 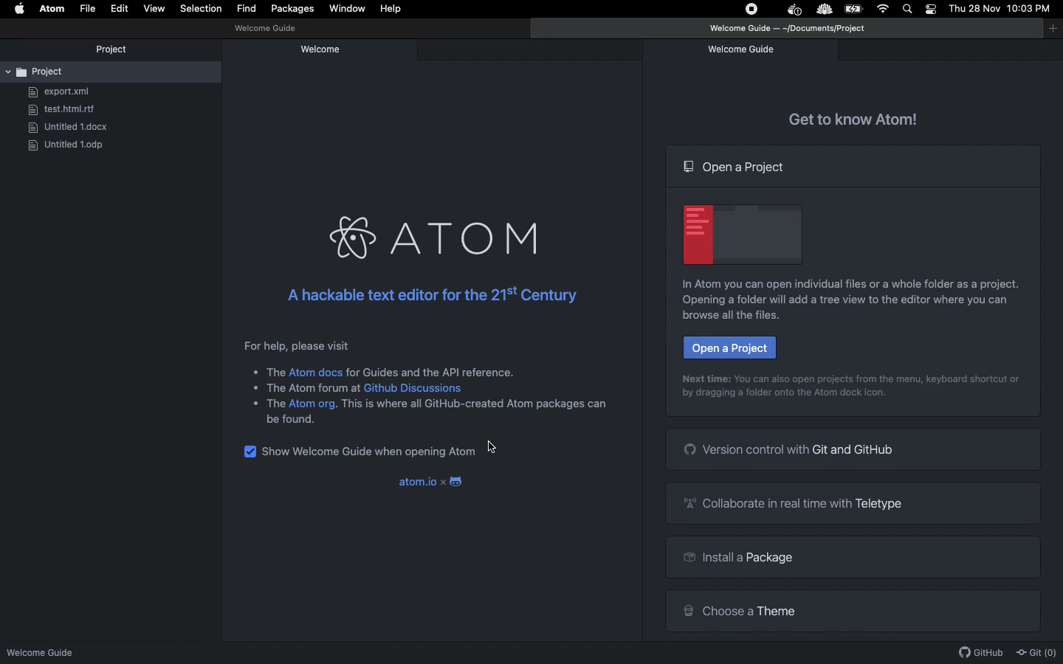 I want to click on Install a package, so click(x=752, y=558).